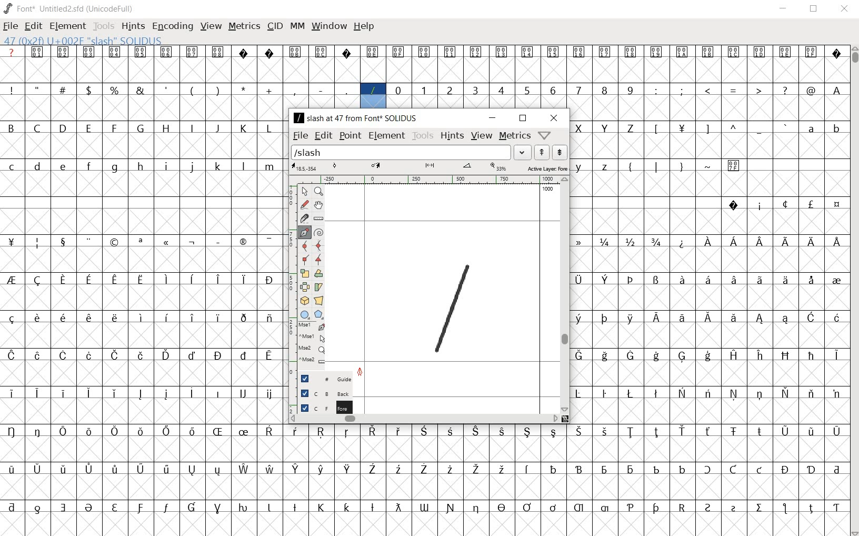 Image resolution: width=859 pixels, height=536 pixels. What do you see at coordinates (709, 109) in the screenshot?
I see `empty cells` at bounding box center [709, 109].